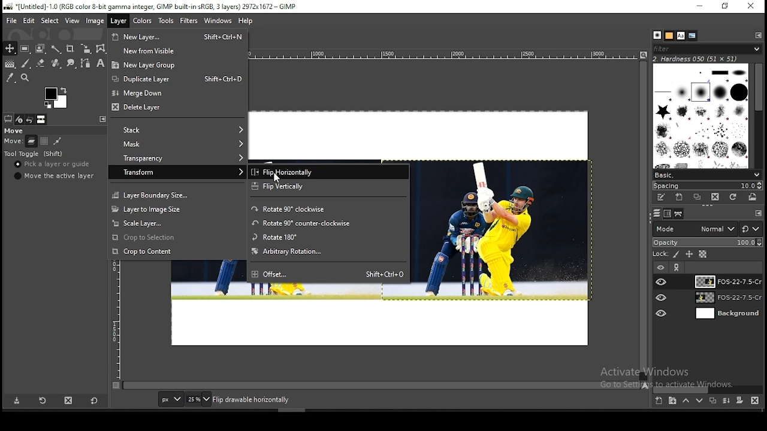  Describe the element at coordinates (70, 63) in the screenshot. I see `smudge tool` at that location.